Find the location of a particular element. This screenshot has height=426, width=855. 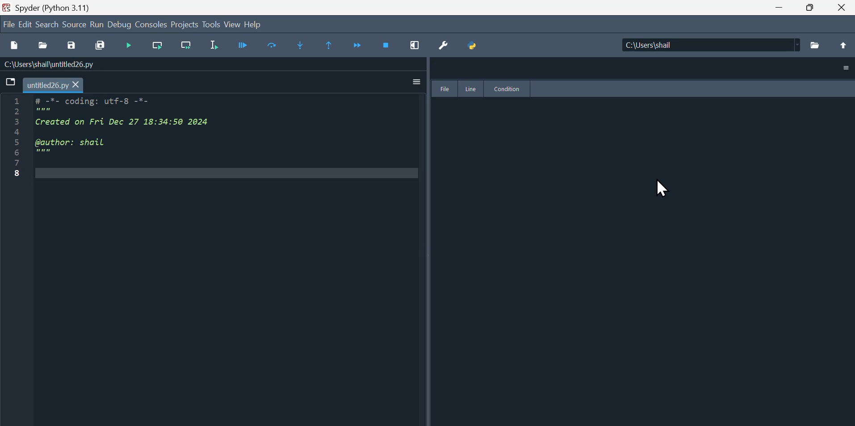

Run is located at coordinates (98, 25).